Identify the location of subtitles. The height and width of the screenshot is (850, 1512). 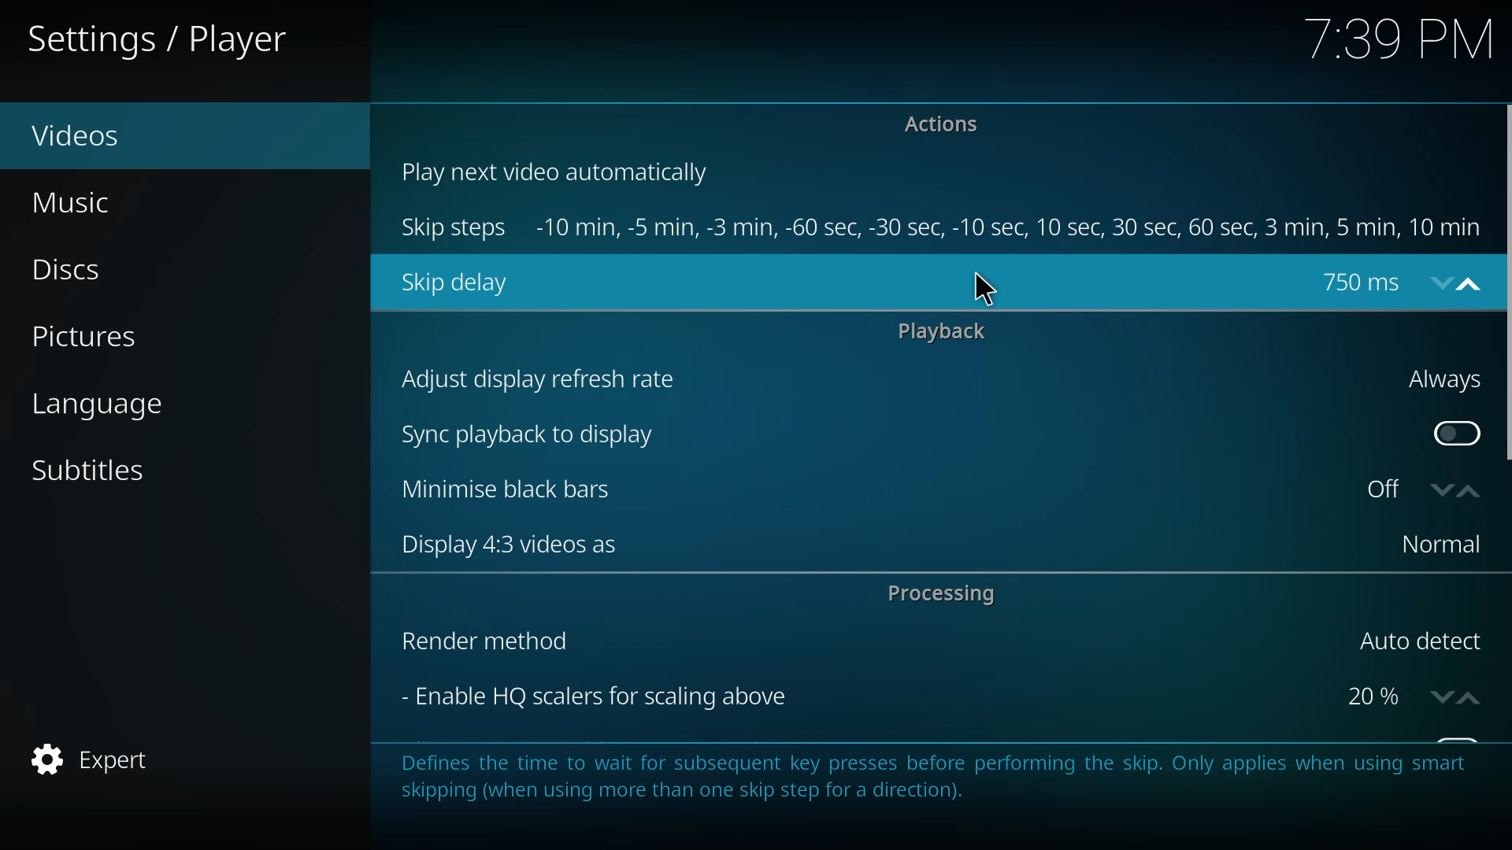
(94, 471).